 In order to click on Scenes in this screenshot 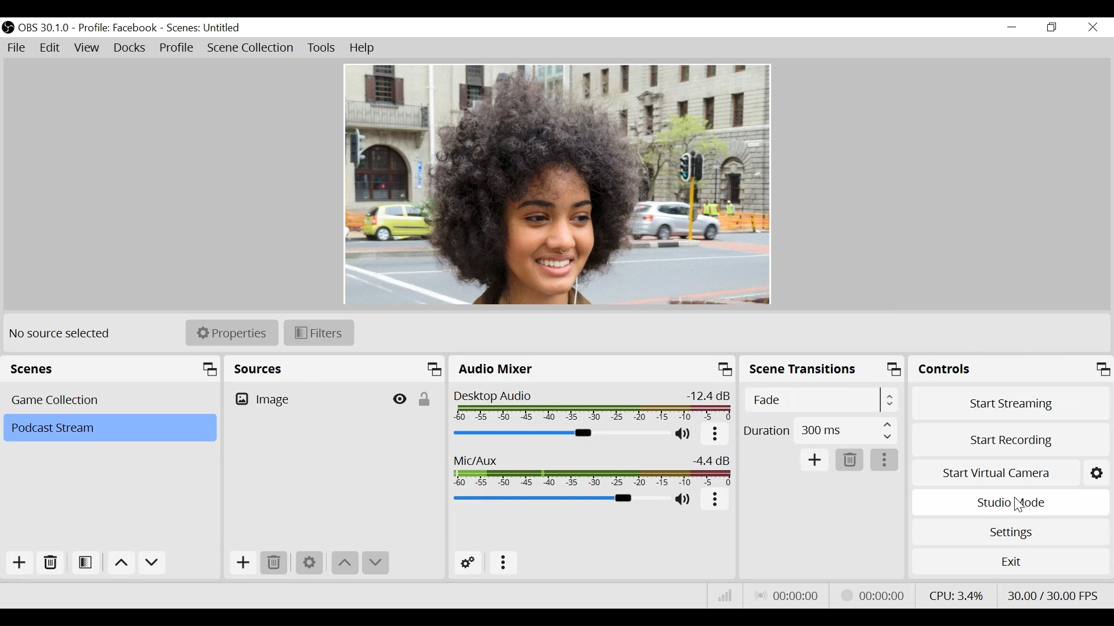, I will do `click(111, 401)`.